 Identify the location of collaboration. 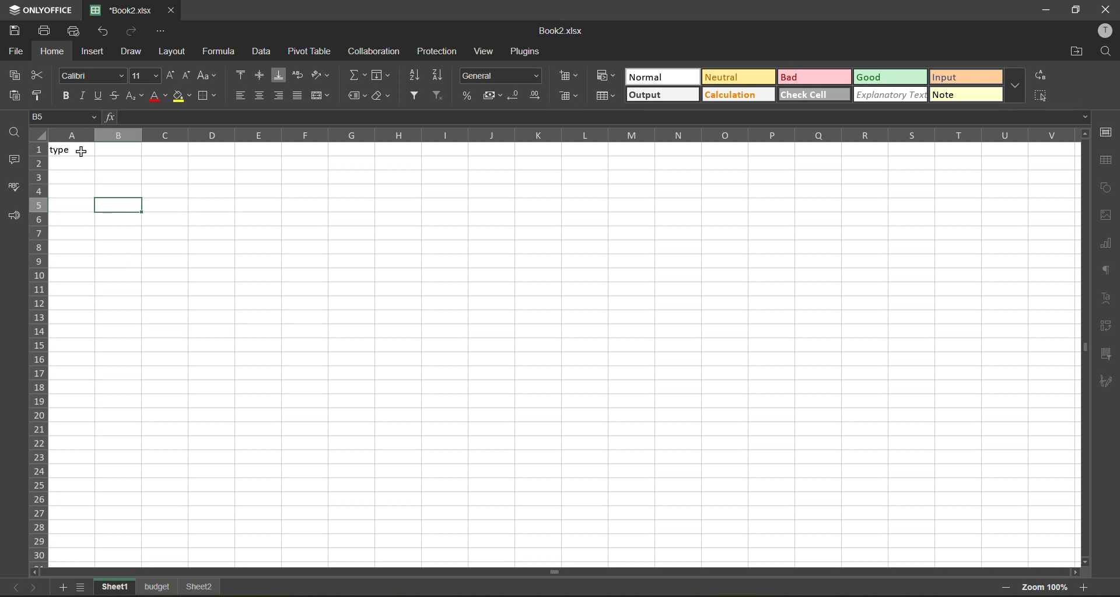
(377, 51).